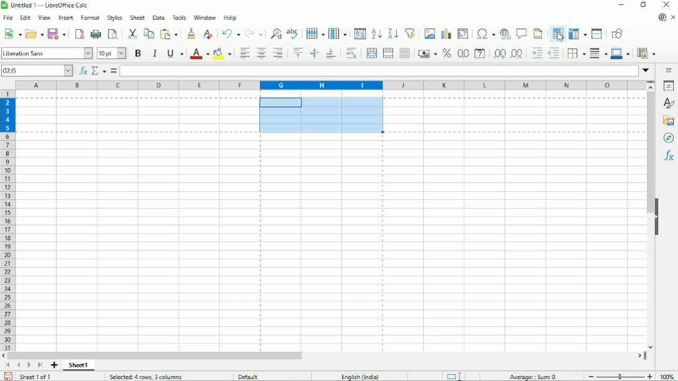 The width and height of the screenshot is (678, 381). Describe the element at coordinates (517, 55) in the screenshot. I see `Delete decimal place` at that location.